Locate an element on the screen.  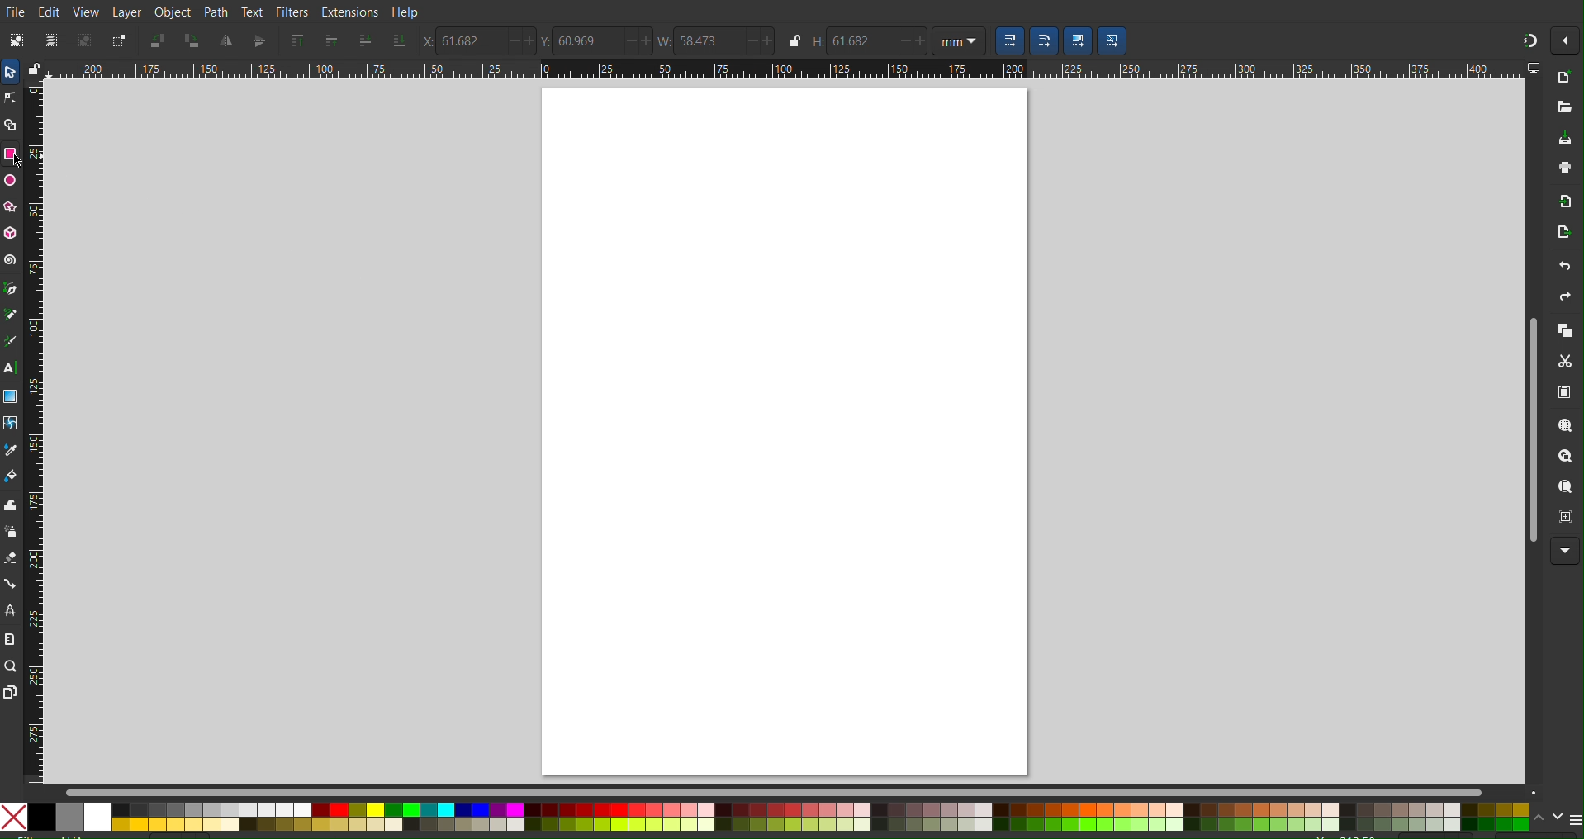
61.682 is located at coordinates (470, 40).